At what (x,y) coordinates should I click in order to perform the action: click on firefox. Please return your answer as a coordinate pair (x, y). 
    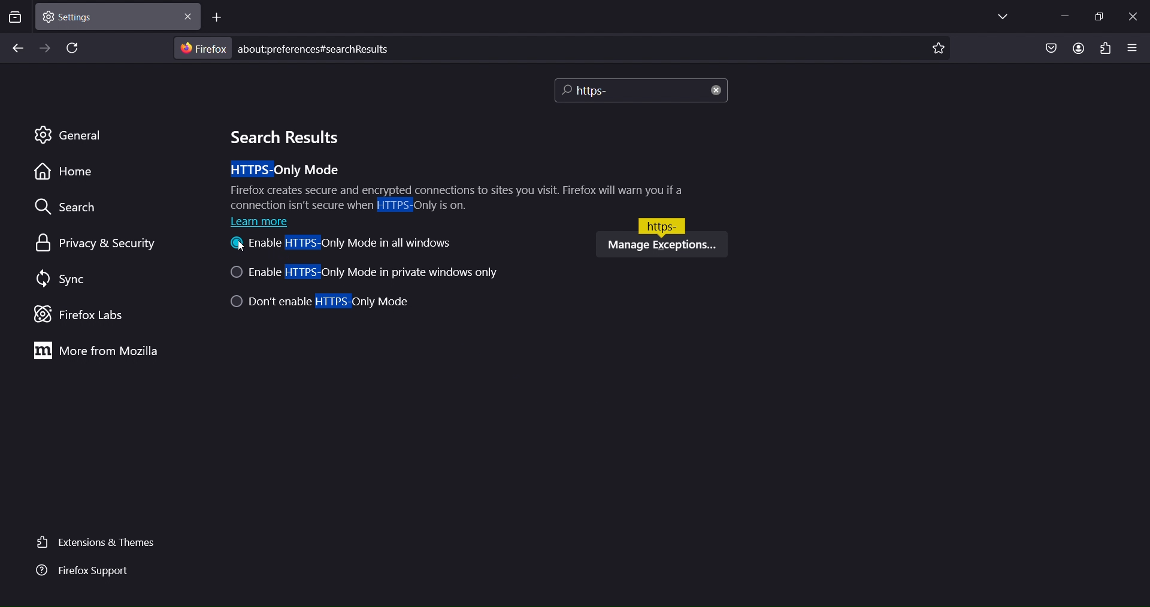
    Looking at the image, I should click on (201, 48).